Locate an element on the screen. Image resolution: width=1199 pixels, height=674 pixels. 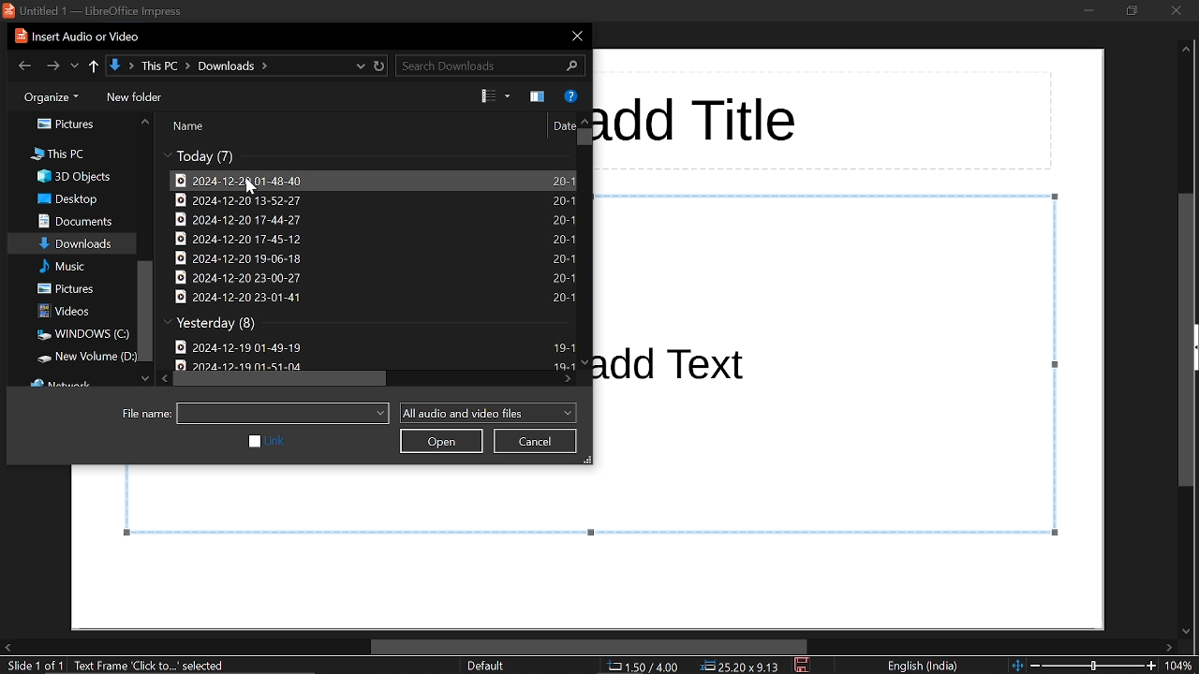
close is located at coordinates (575, 35).